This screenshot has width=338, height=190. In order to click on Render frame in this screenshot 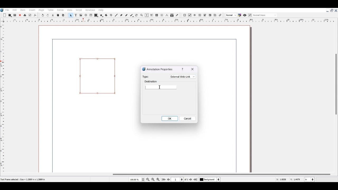, I will do `click(86, 15)`.